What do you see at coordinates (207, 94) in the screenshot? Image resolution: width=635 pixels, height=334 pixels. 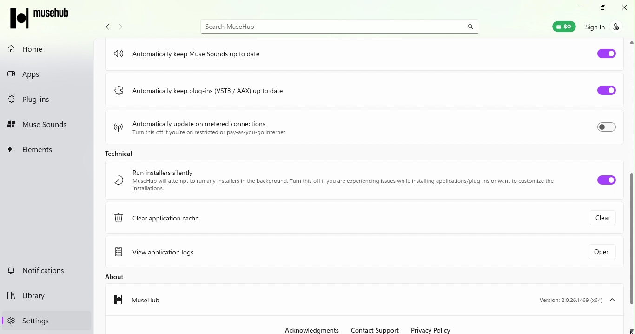 I see `Automatically keep plug-ins (VST3/AAX) up to date` at bounding box center [207, 94].